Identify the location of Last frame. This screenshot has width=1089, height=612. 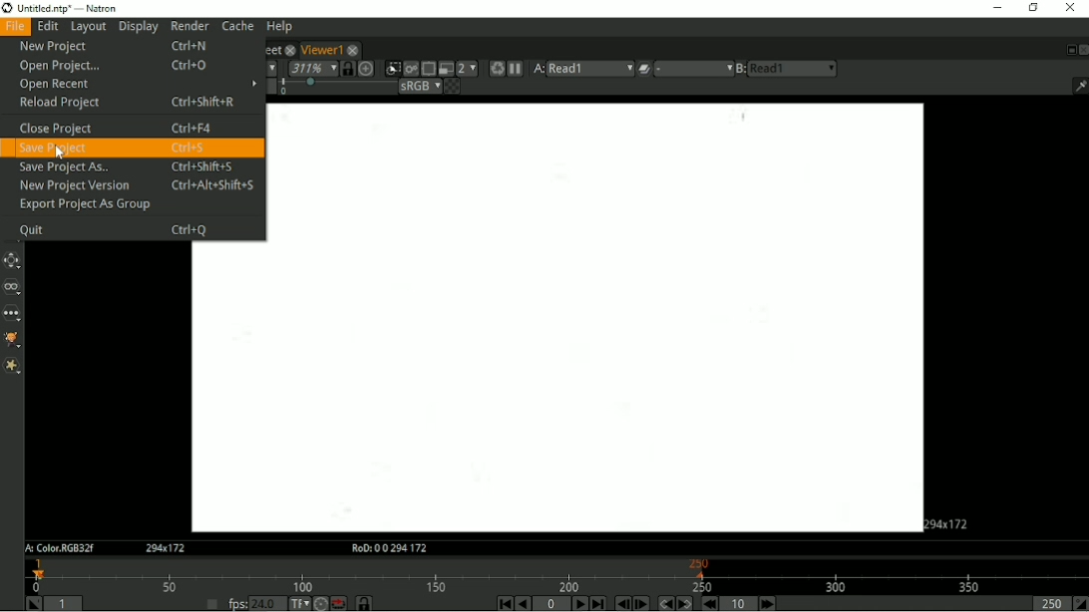
(597, 603).